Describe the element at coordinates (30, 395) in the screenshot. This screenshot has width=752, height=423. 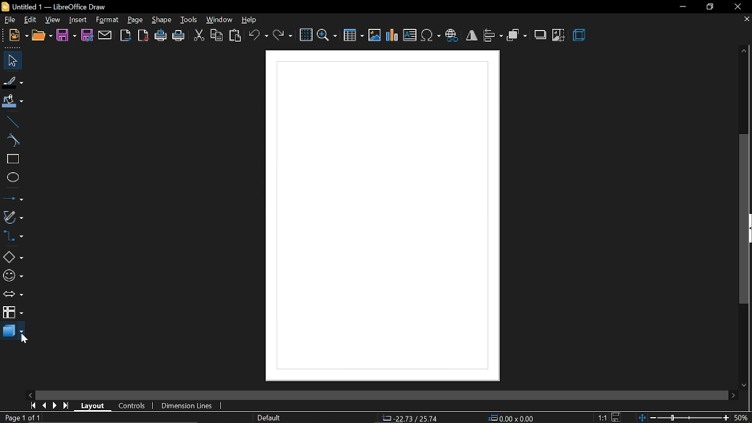
I see `move left` at that location.